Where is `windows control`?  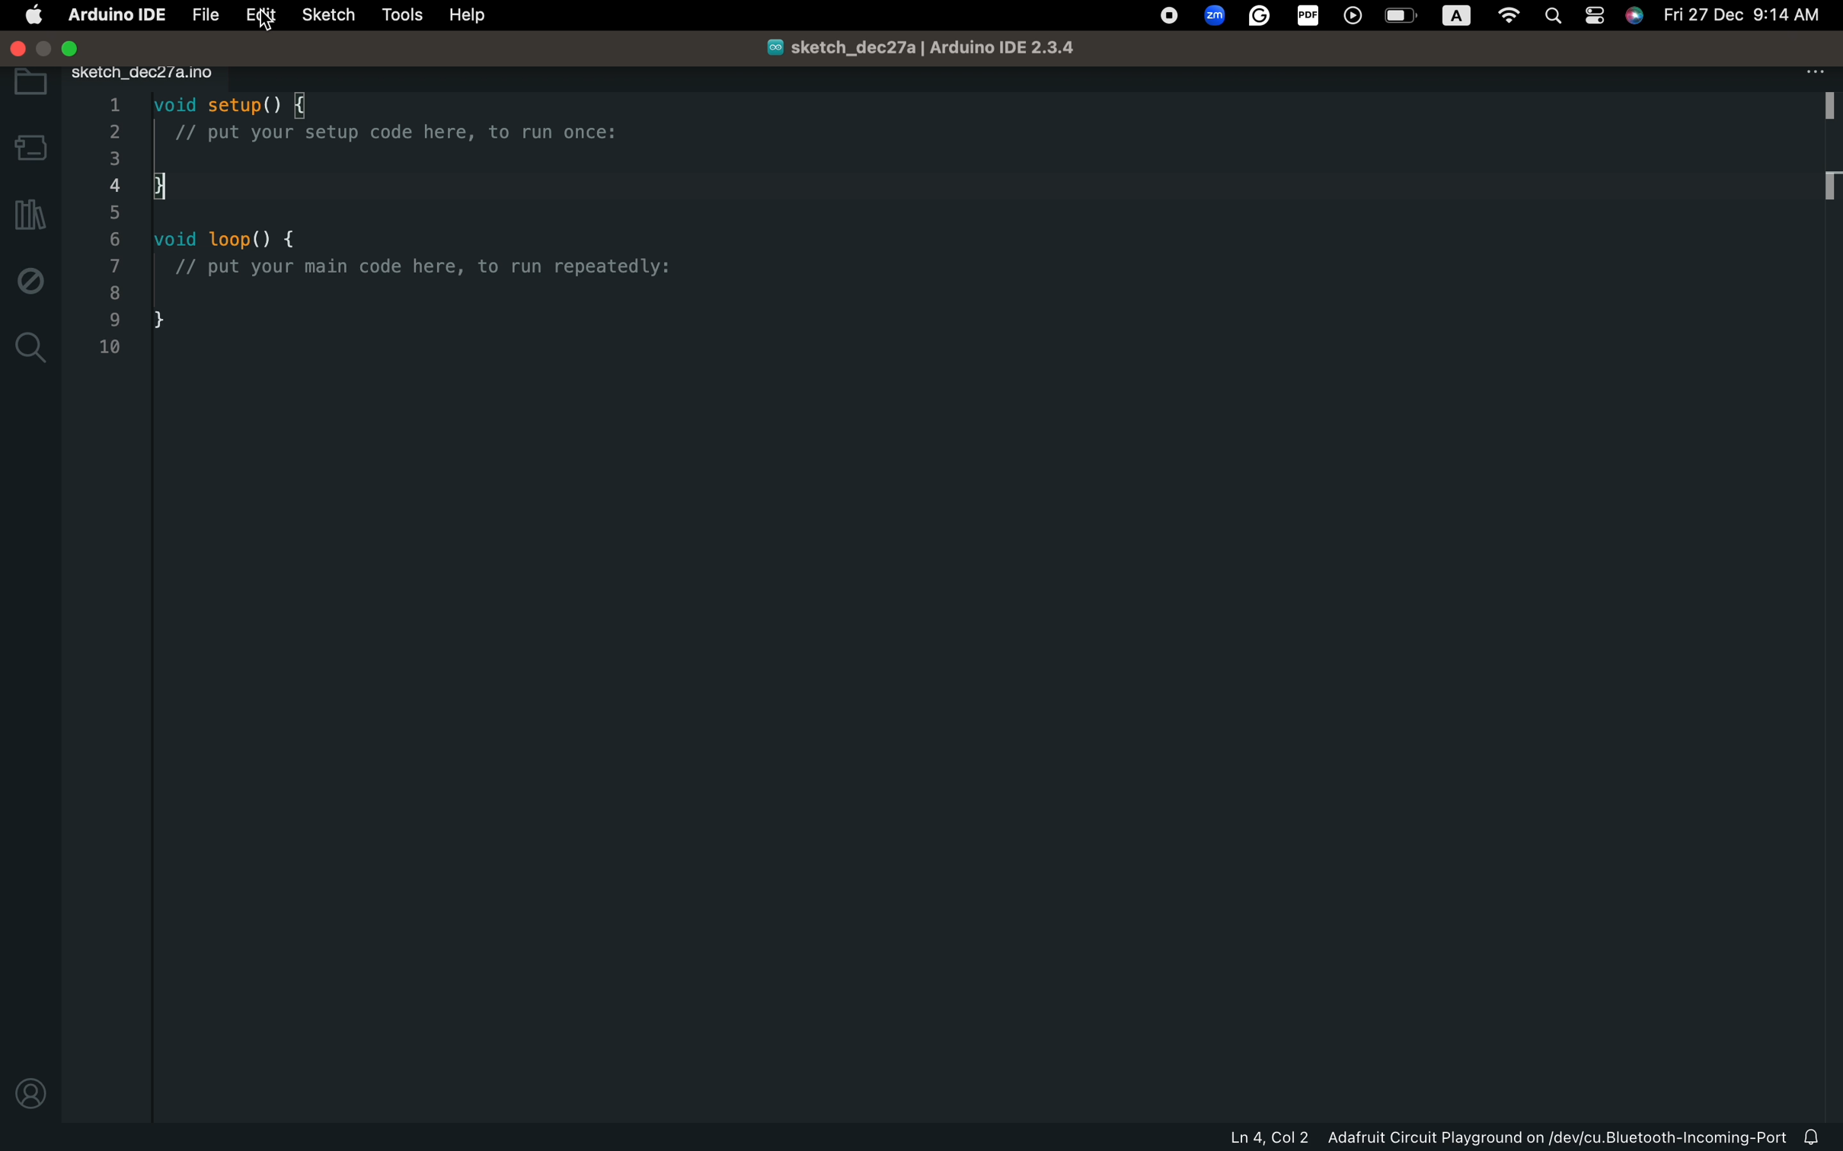 windows control is located at coordinates (44, 48).